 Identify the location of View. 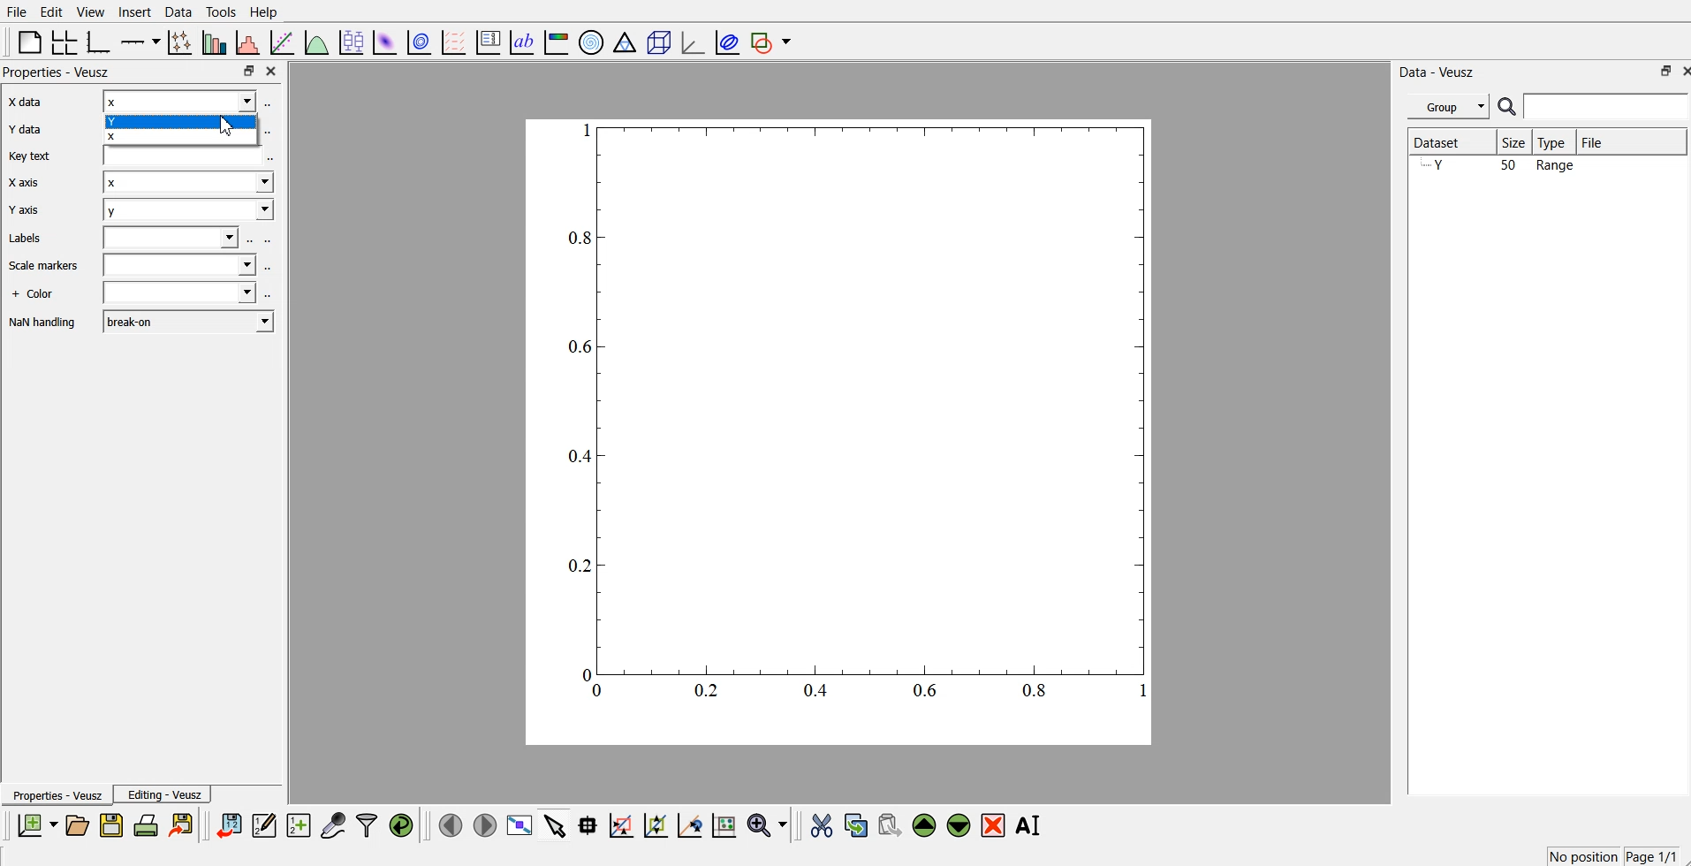
(91, 11).